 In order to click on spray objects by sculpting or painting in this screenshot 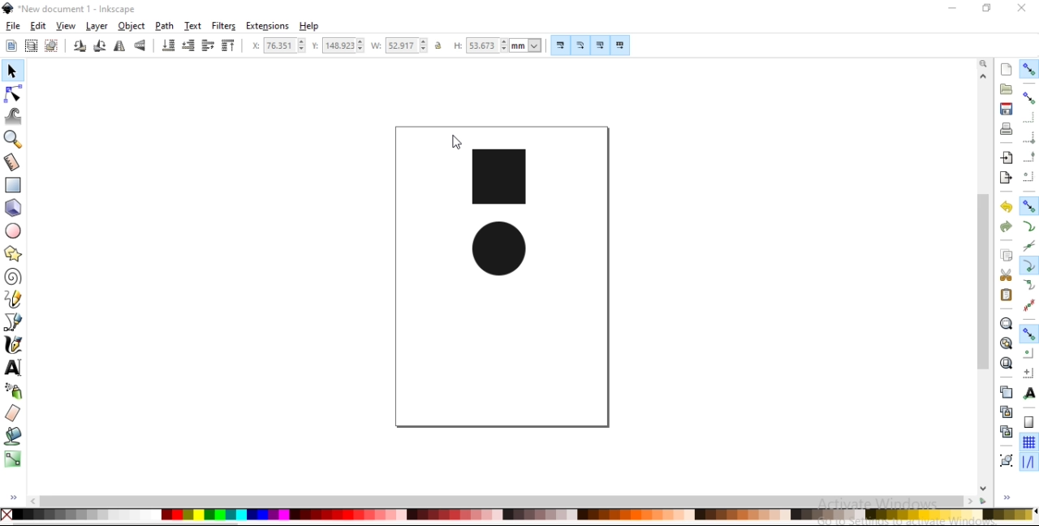, I will do `click(13, 391)`.